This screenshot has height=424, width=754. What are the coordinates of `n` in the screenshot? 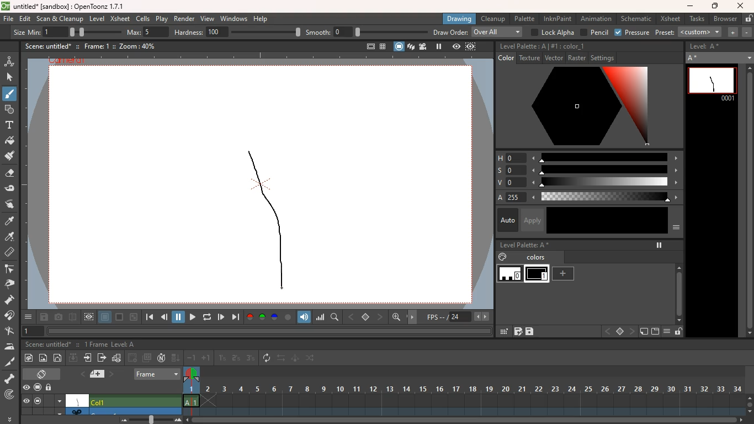 It's located at (161, 359).